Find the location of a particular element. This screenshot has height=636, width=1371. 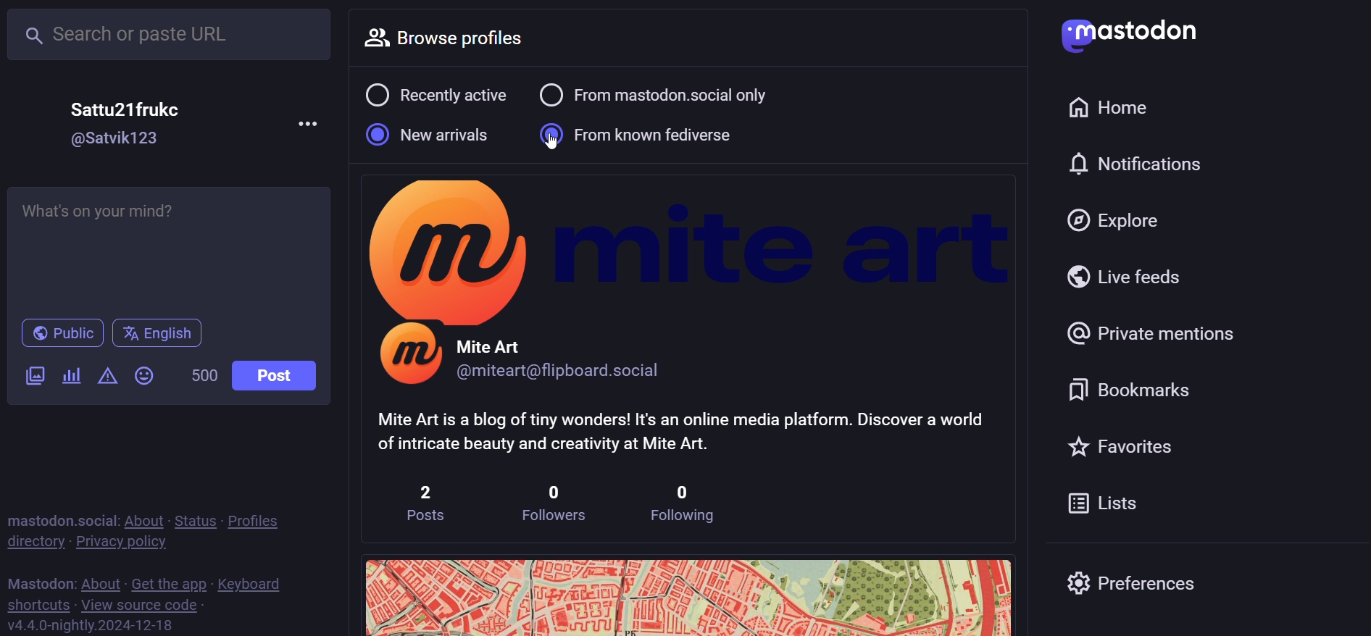

notification is located at coordinates (1137, 163).